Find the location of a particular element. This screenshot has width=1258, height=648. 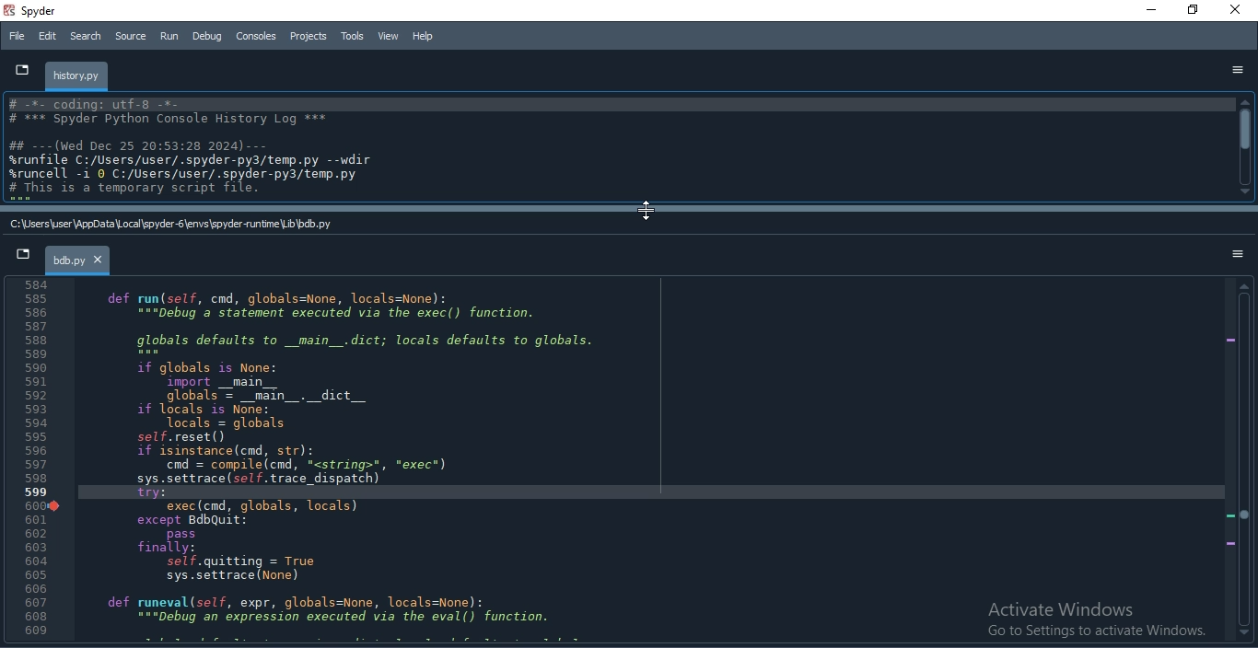

code is located at coordinates (355, 459).